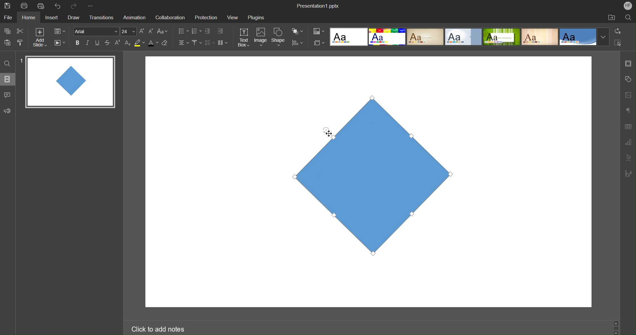 Image resolution: width=636 pixels, height=335 pixels. I want to click on Underline, so click(97, 43).